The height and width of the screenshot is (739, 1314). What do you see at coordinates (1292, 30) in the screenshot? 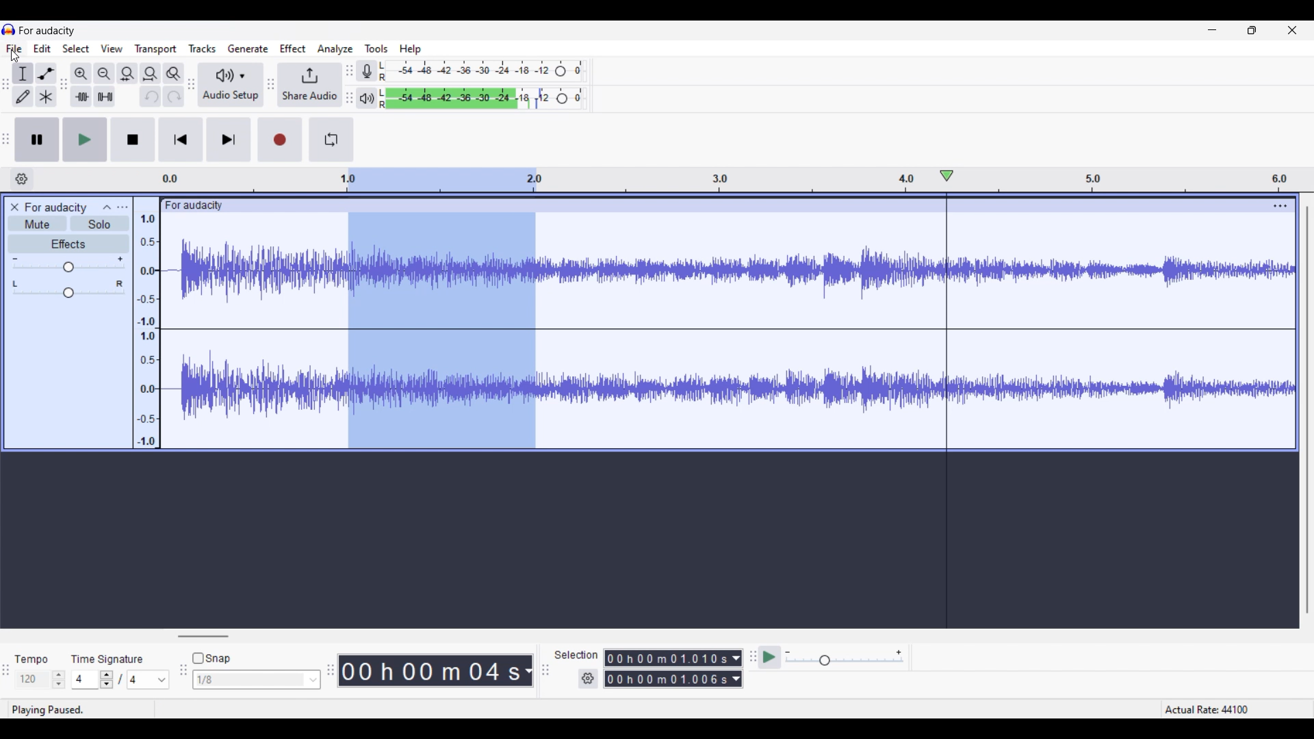
I see `Close interface` at bounding box center [1292, 30].